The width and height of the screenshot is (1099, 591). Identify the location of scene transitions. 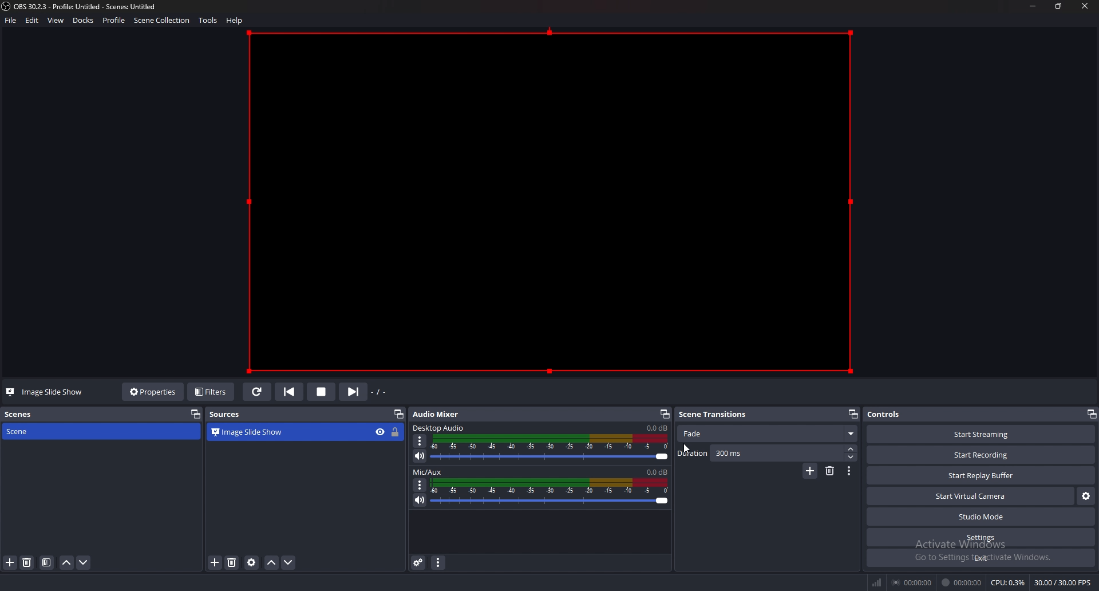
(714, 415).